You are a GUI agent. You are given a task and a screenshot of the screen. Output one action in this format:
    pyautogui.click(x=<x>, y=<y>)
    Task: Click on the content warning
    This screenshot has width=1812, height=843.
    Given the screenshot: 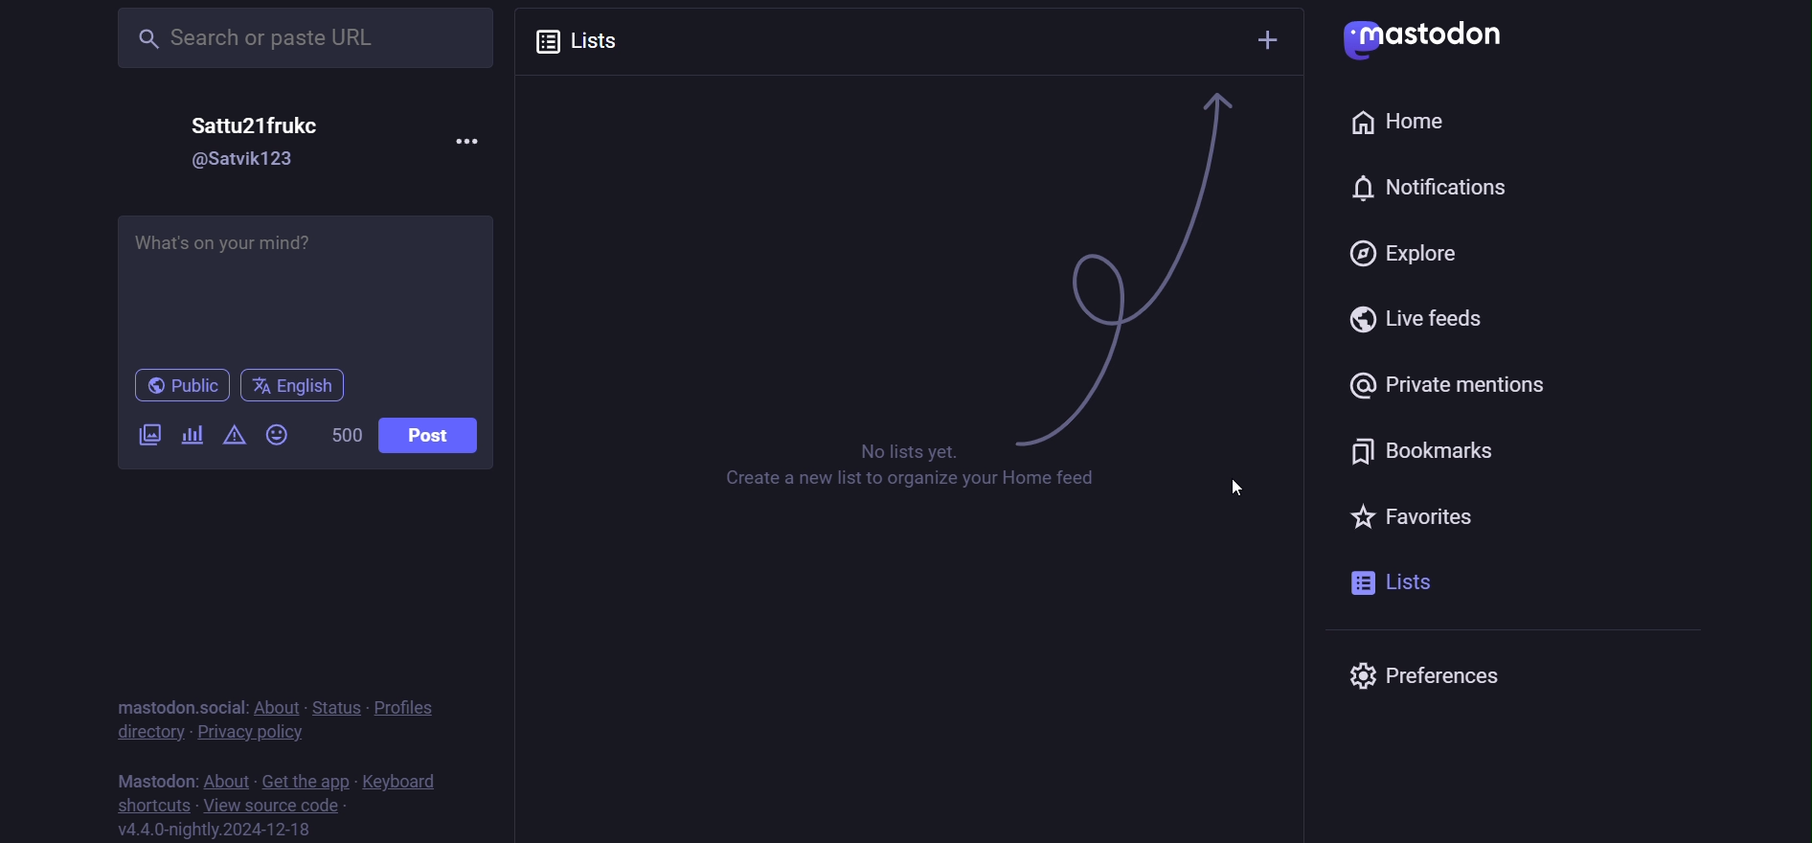 What is the action you would take?
    pyautogui.click(x=234, y=434)
    